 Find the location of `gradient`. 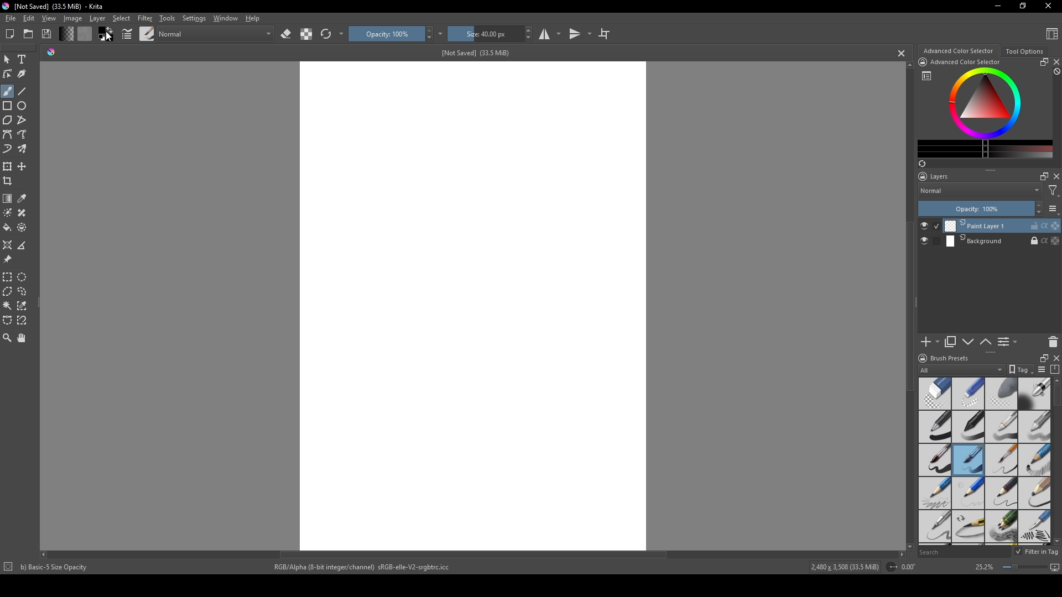

gradient is located at coordinates (8, 198).